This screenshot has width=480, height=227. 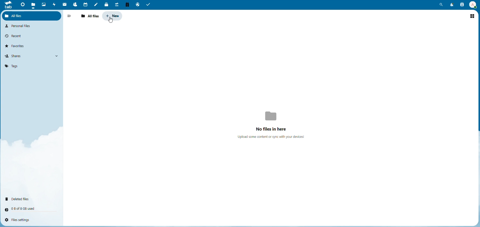 I want to click on cursor, so click(x=110, y=20).